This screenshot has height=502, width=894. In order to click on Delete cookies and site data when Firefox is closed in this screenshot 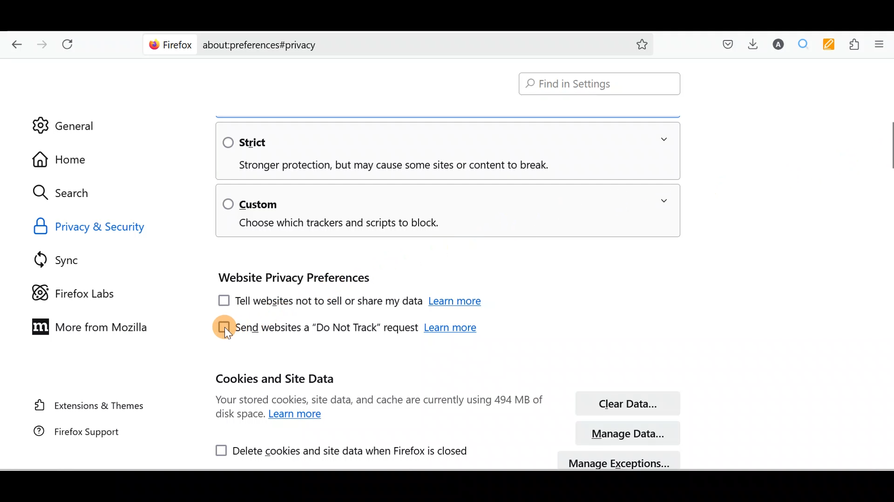, I will do `click(337, 449)`.